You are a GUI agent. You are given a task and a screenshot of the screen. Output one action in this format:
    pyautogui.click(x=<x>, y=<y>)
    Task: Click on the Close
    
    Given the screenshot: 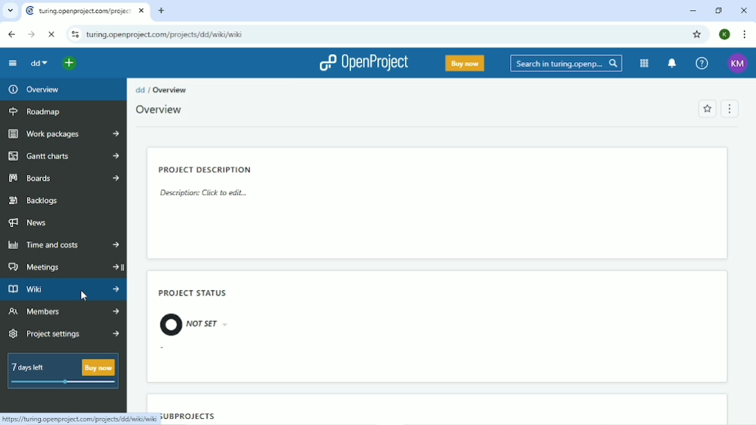 What is the action you would take?
    pyautogui.click(x=742, y=10)
    